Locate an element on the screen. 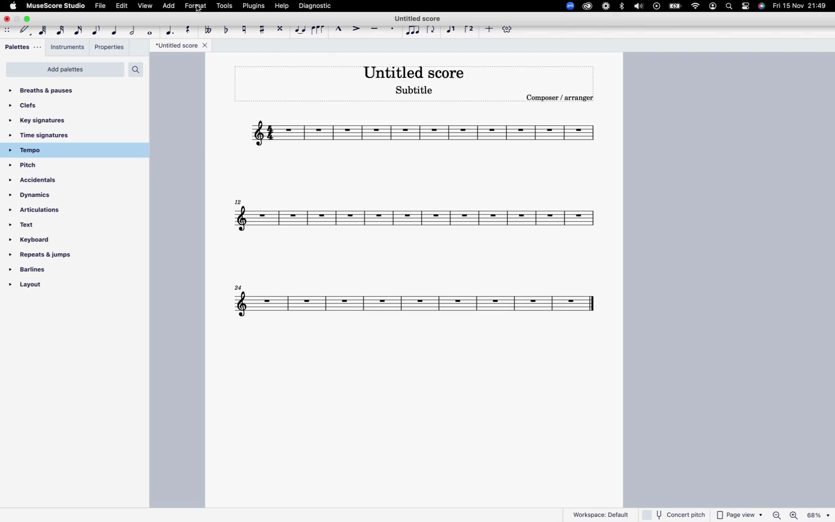 The height and width of the screenshot is (522, 835). tools is located at coordinates (225, 6).